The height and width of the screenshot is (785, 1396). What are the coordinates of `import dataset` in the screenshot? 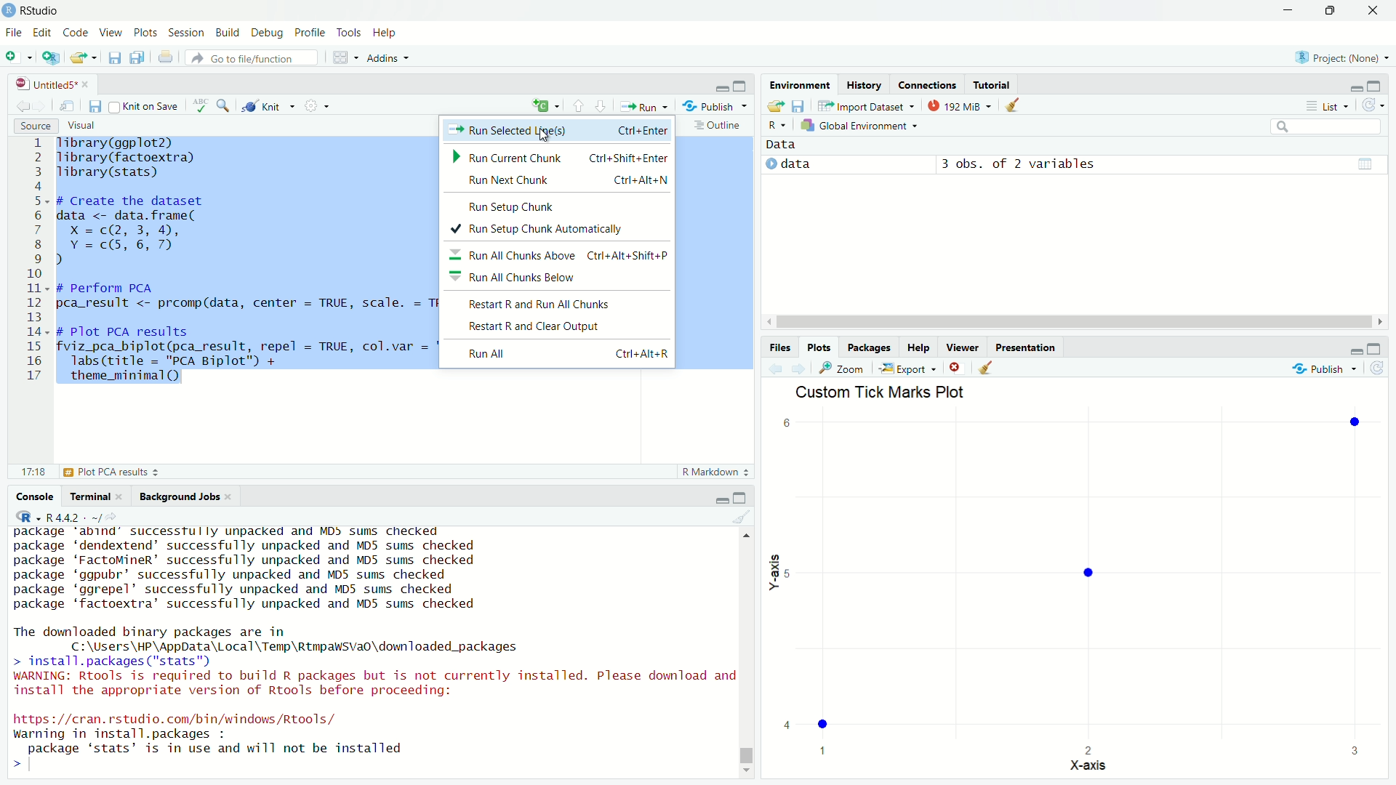 It's located at (865, 105).